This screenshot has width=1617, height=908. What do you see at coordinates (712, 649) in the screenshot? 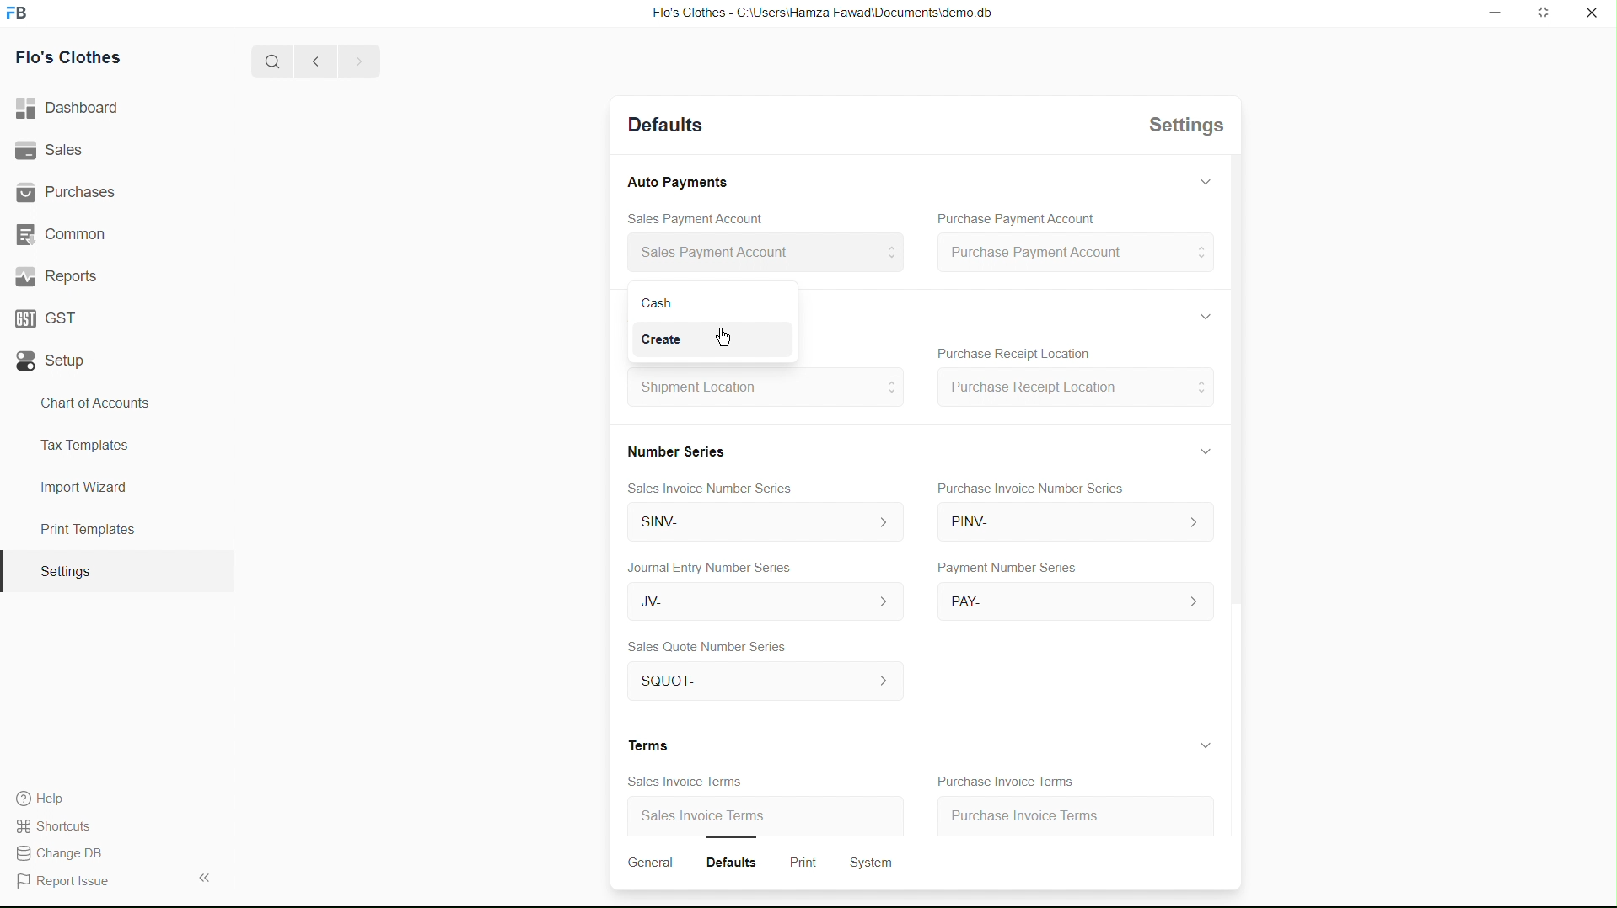
I see `Sales Quote Number Series` at bounding box center [712, 649].